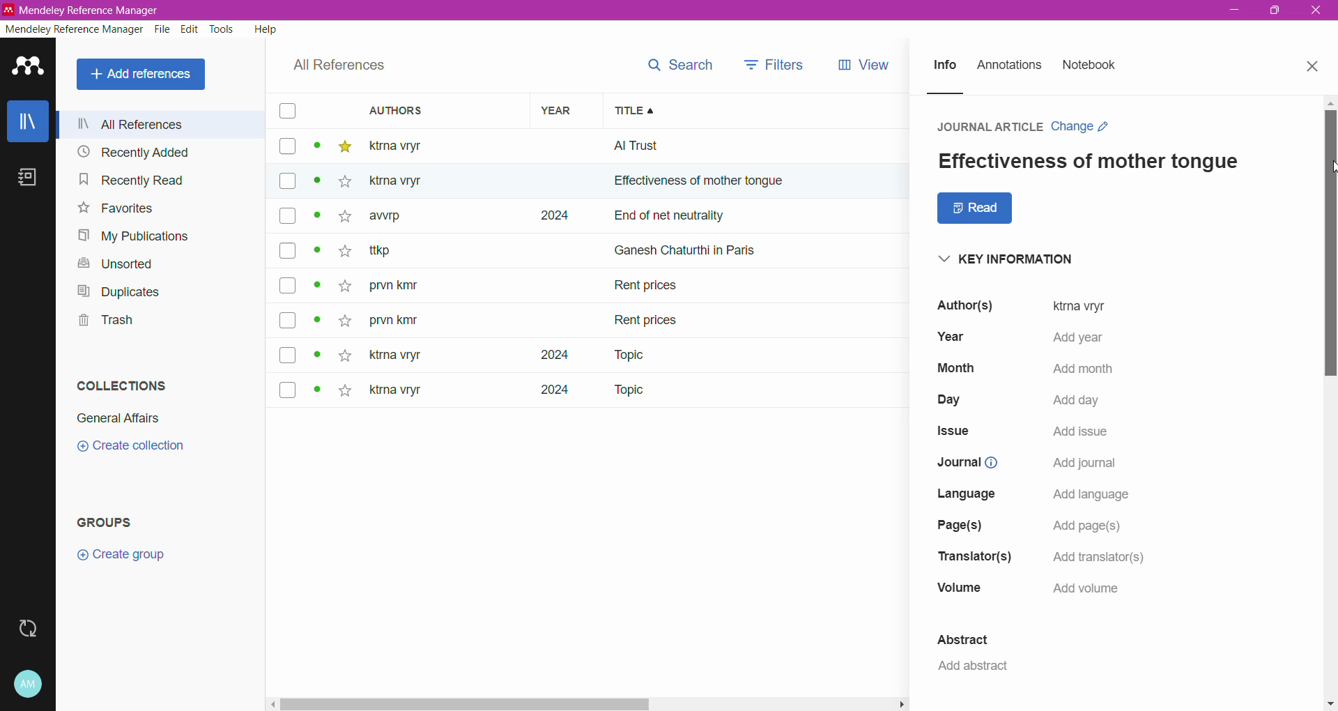  What do you see at coordinates (29, 68) in the screenshot?
I see `Application Logo` at bounding box center [29, 68].